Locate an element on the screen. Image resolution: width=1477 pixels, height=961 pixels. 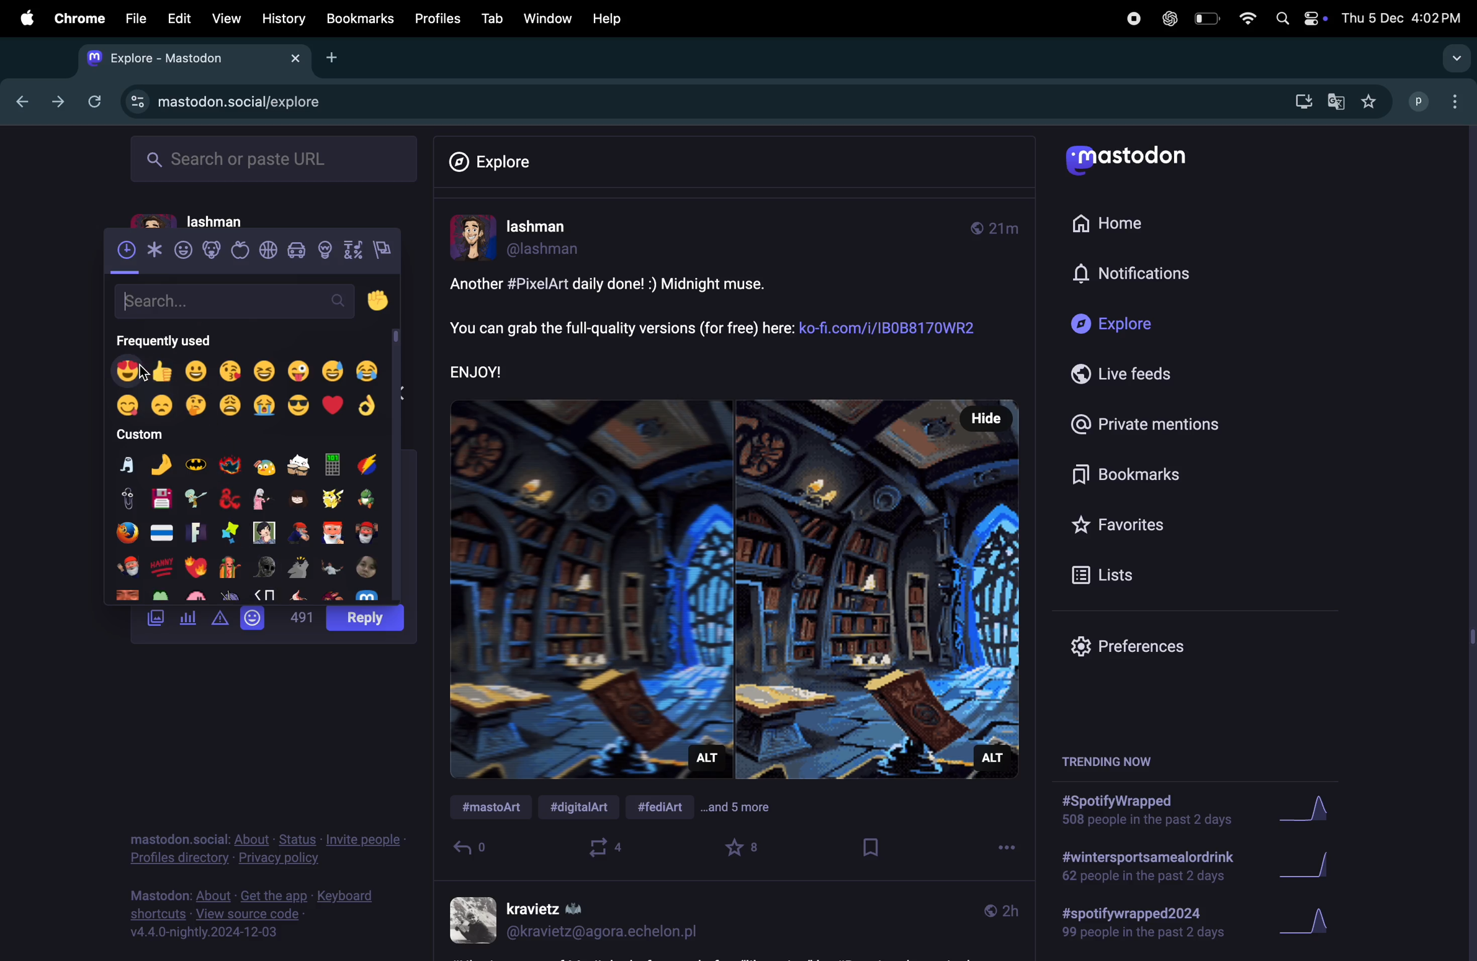
emoji is located at coordinates (249, 528).